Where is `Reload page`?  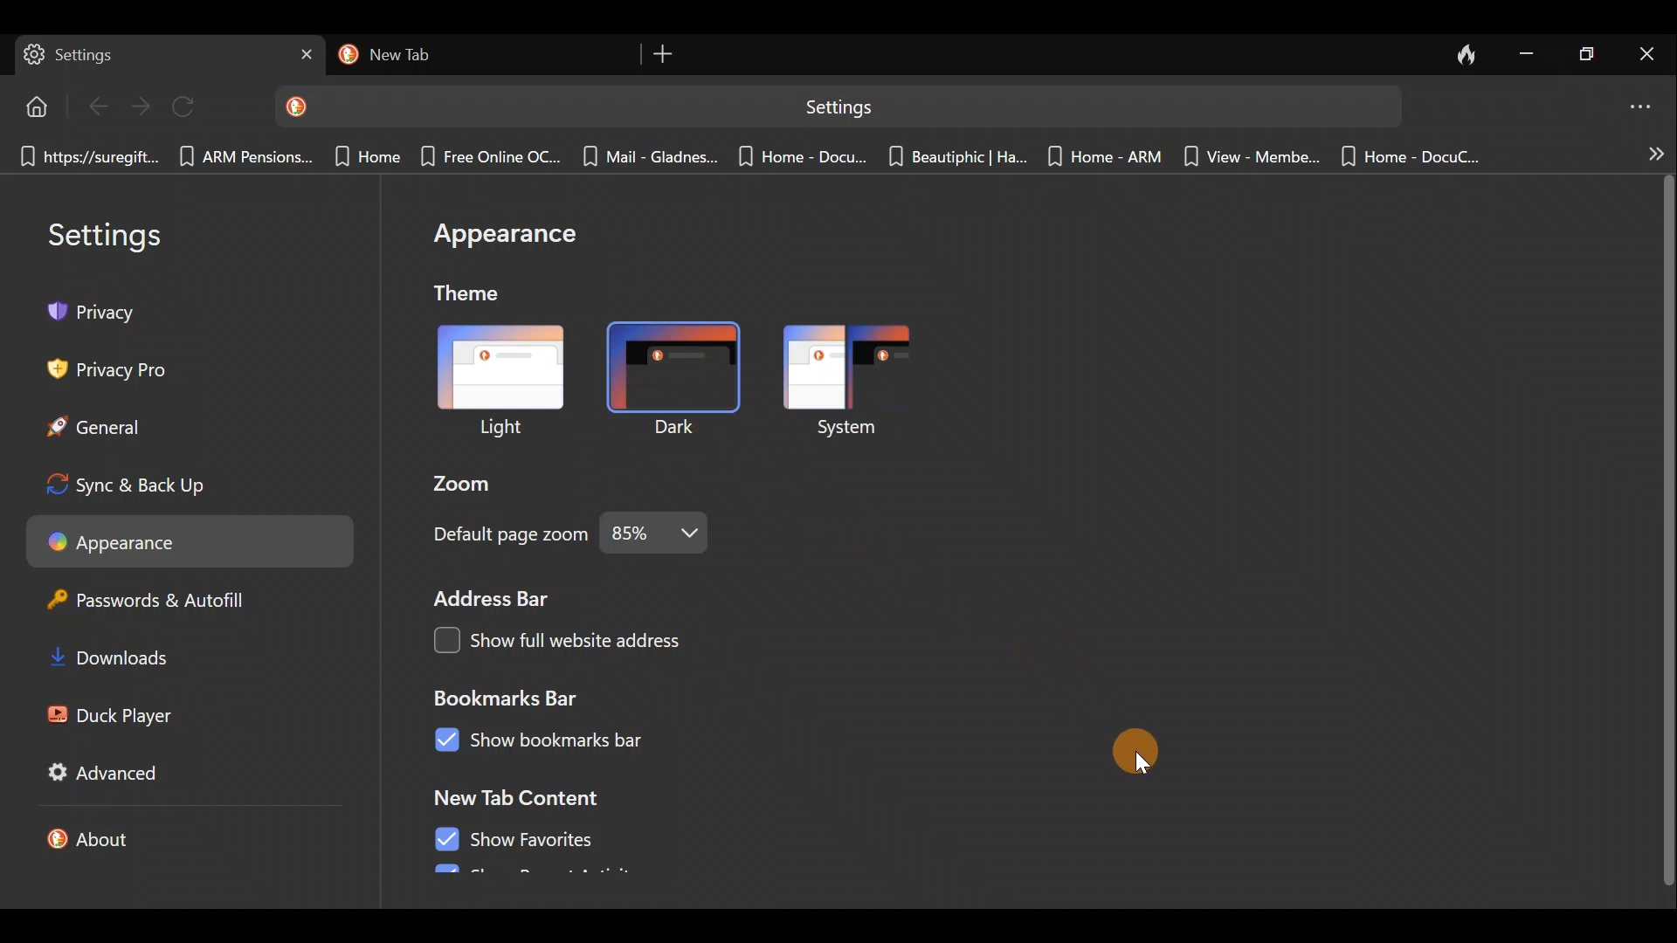
Reload page is located at coordinates (191, 107).